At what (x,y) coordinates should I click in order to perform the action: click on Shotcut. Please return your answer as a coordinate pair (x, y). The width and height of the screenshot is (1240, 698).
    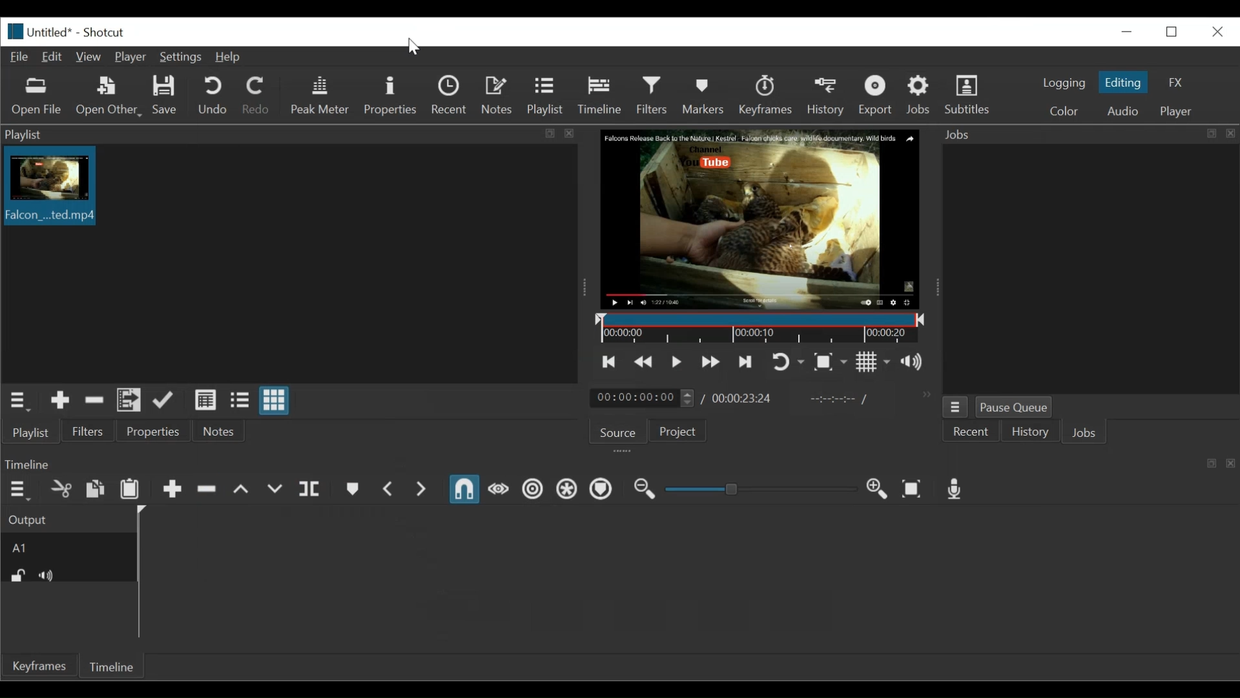
    Looking at the image, I should click on (104, 34).